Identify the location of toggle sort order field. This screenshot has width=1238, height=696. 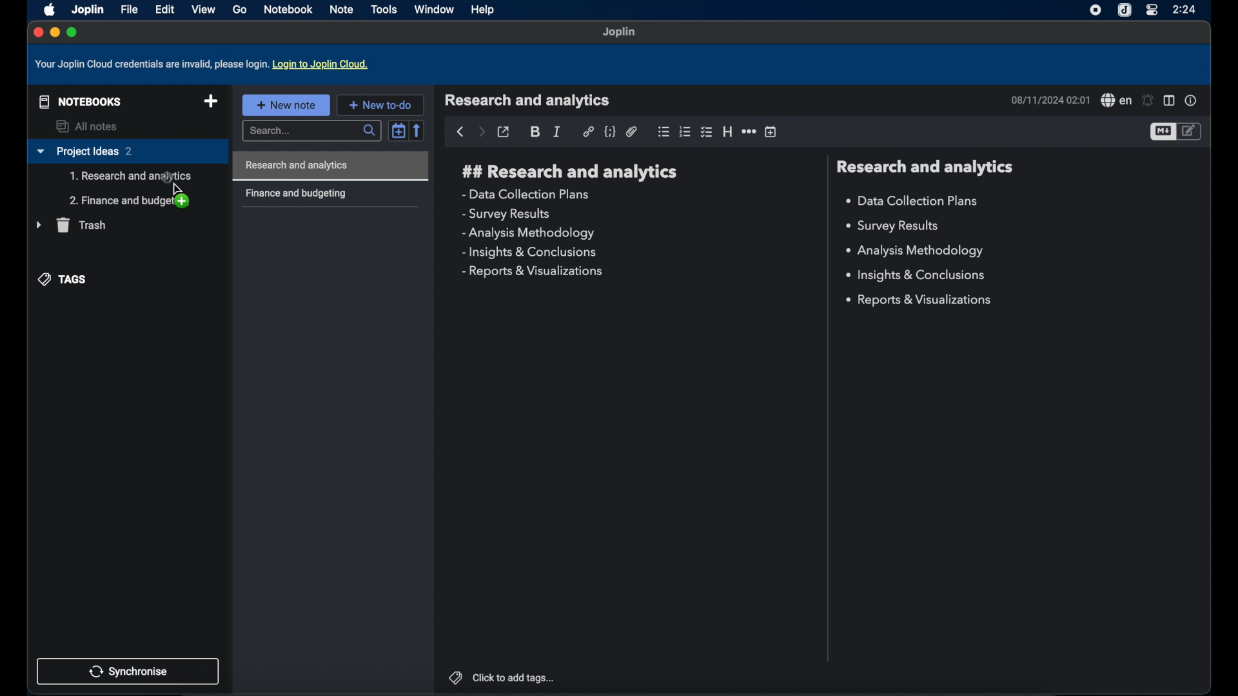
(398, 130).